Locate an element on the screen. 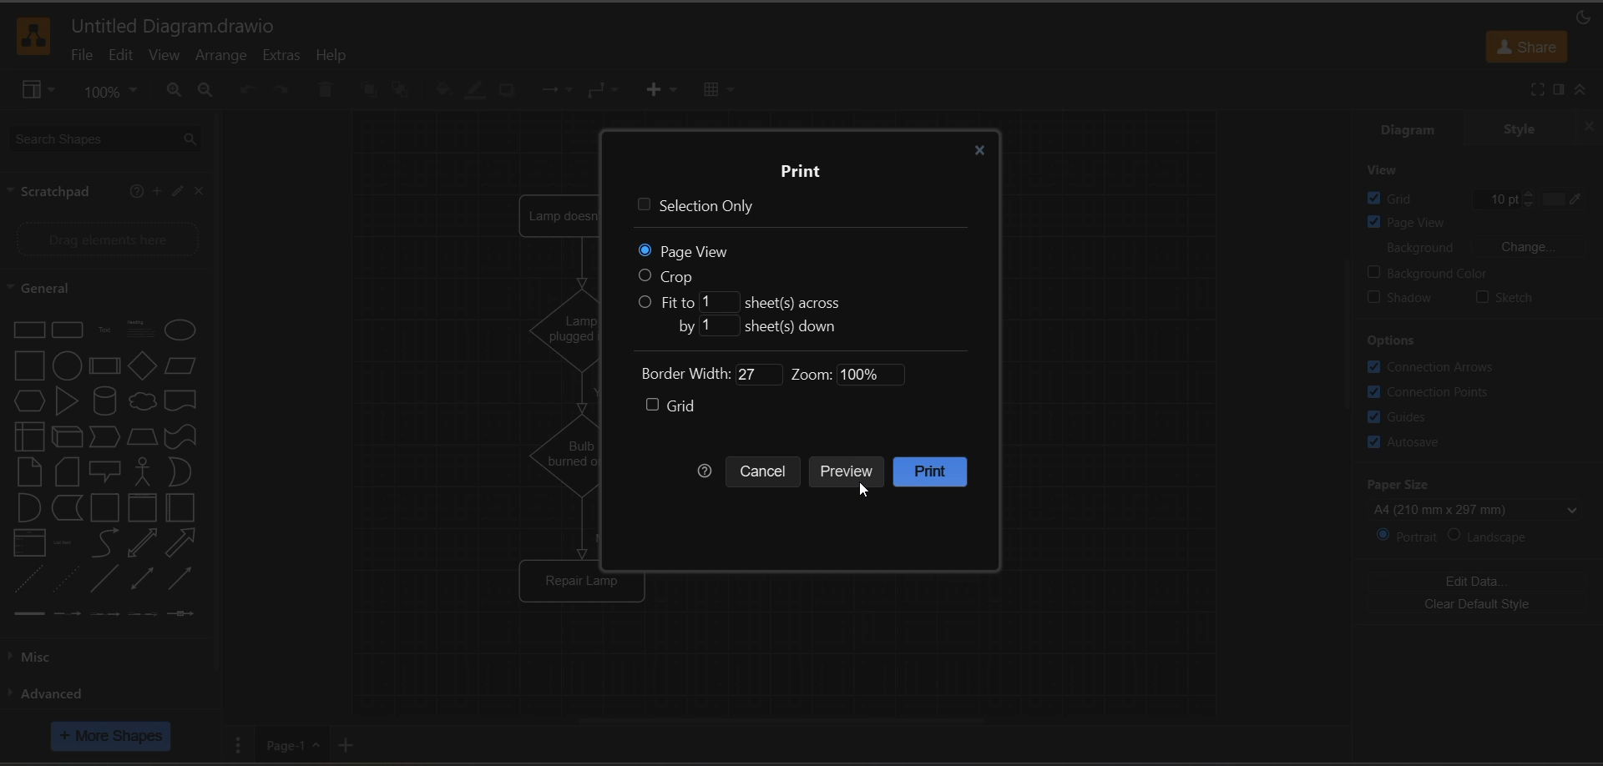 The image size is (1603, 766). print is located at coordinates (939, 471).